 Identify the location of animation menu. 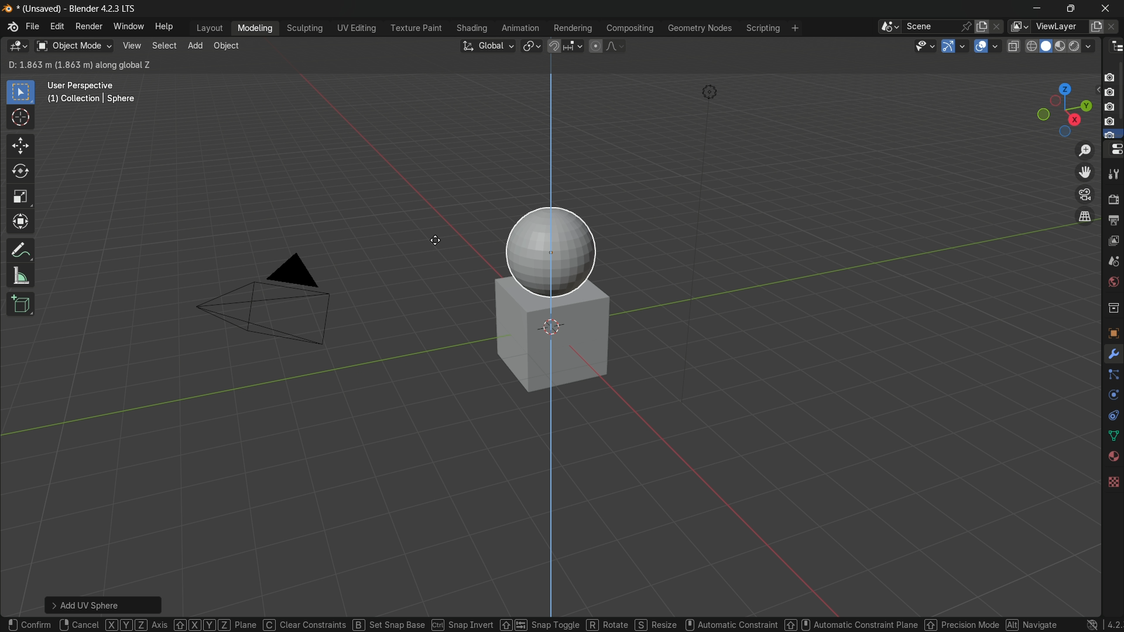
(522, 28).